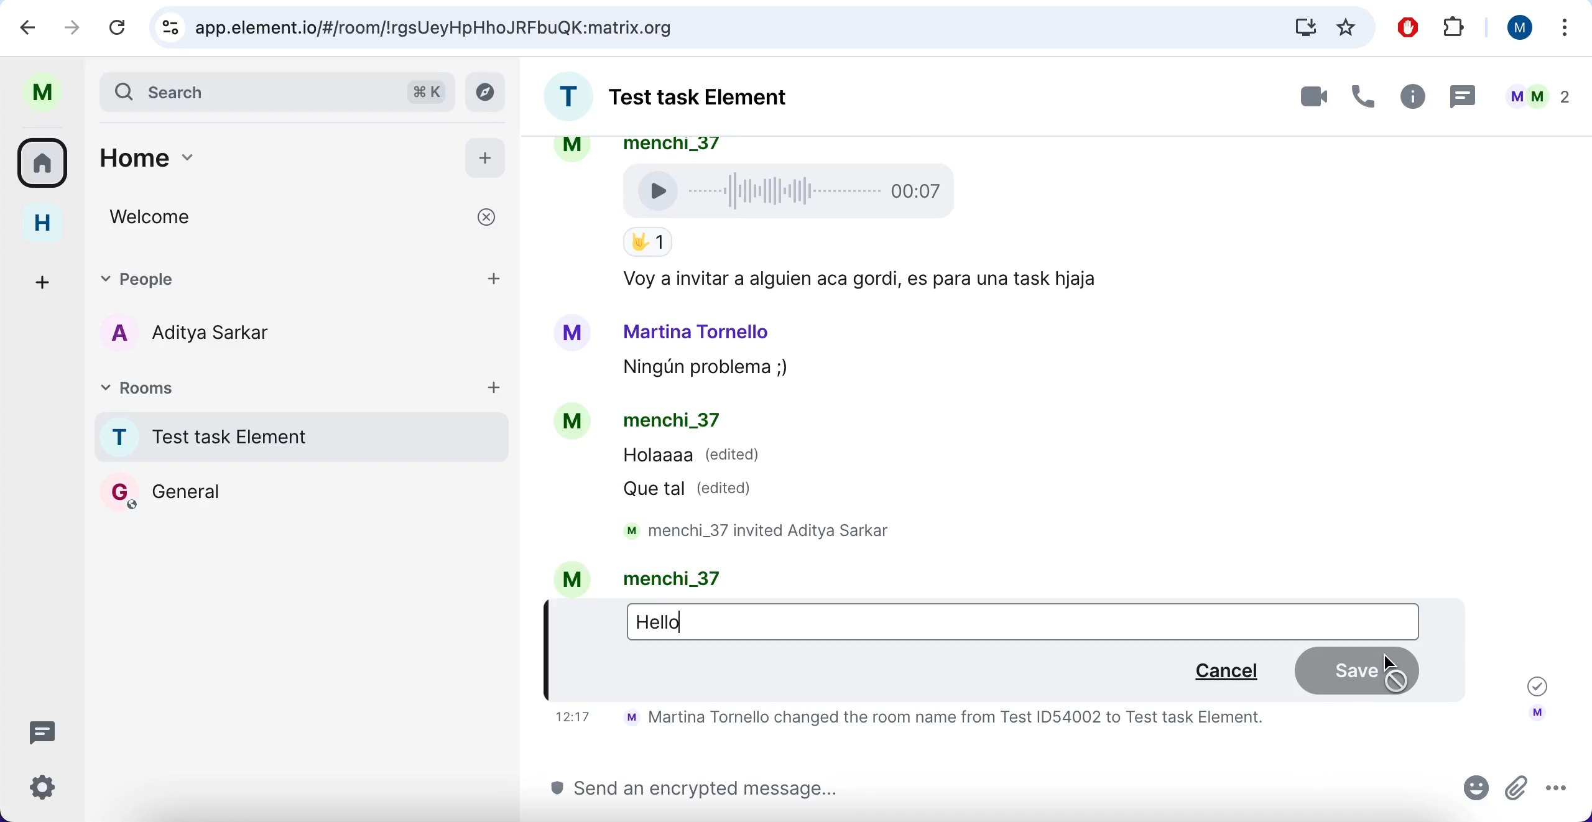 This screenshot has width=1592, height=822. What do you see at coordinates (571, 718) in the screenshot?
I see `time` at bounding box center [571, 718].